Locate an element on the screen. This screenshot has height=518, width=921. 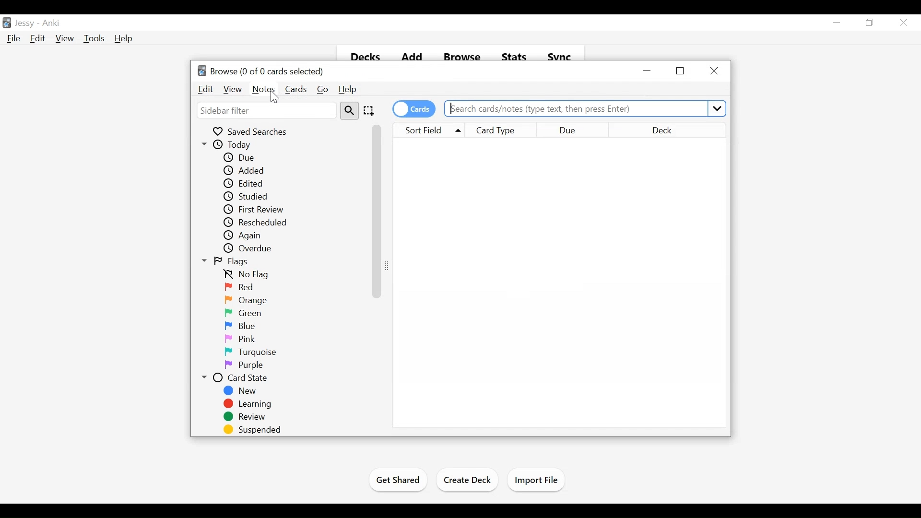
Decks is located at coordinates (362, 54).